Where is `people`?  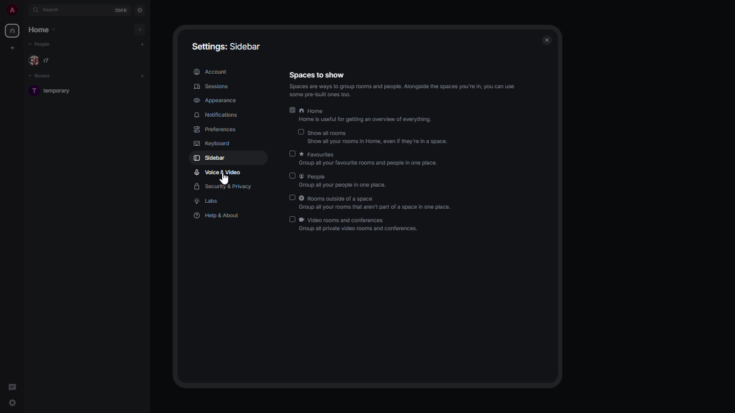
people is located at coordinates (42, 61).